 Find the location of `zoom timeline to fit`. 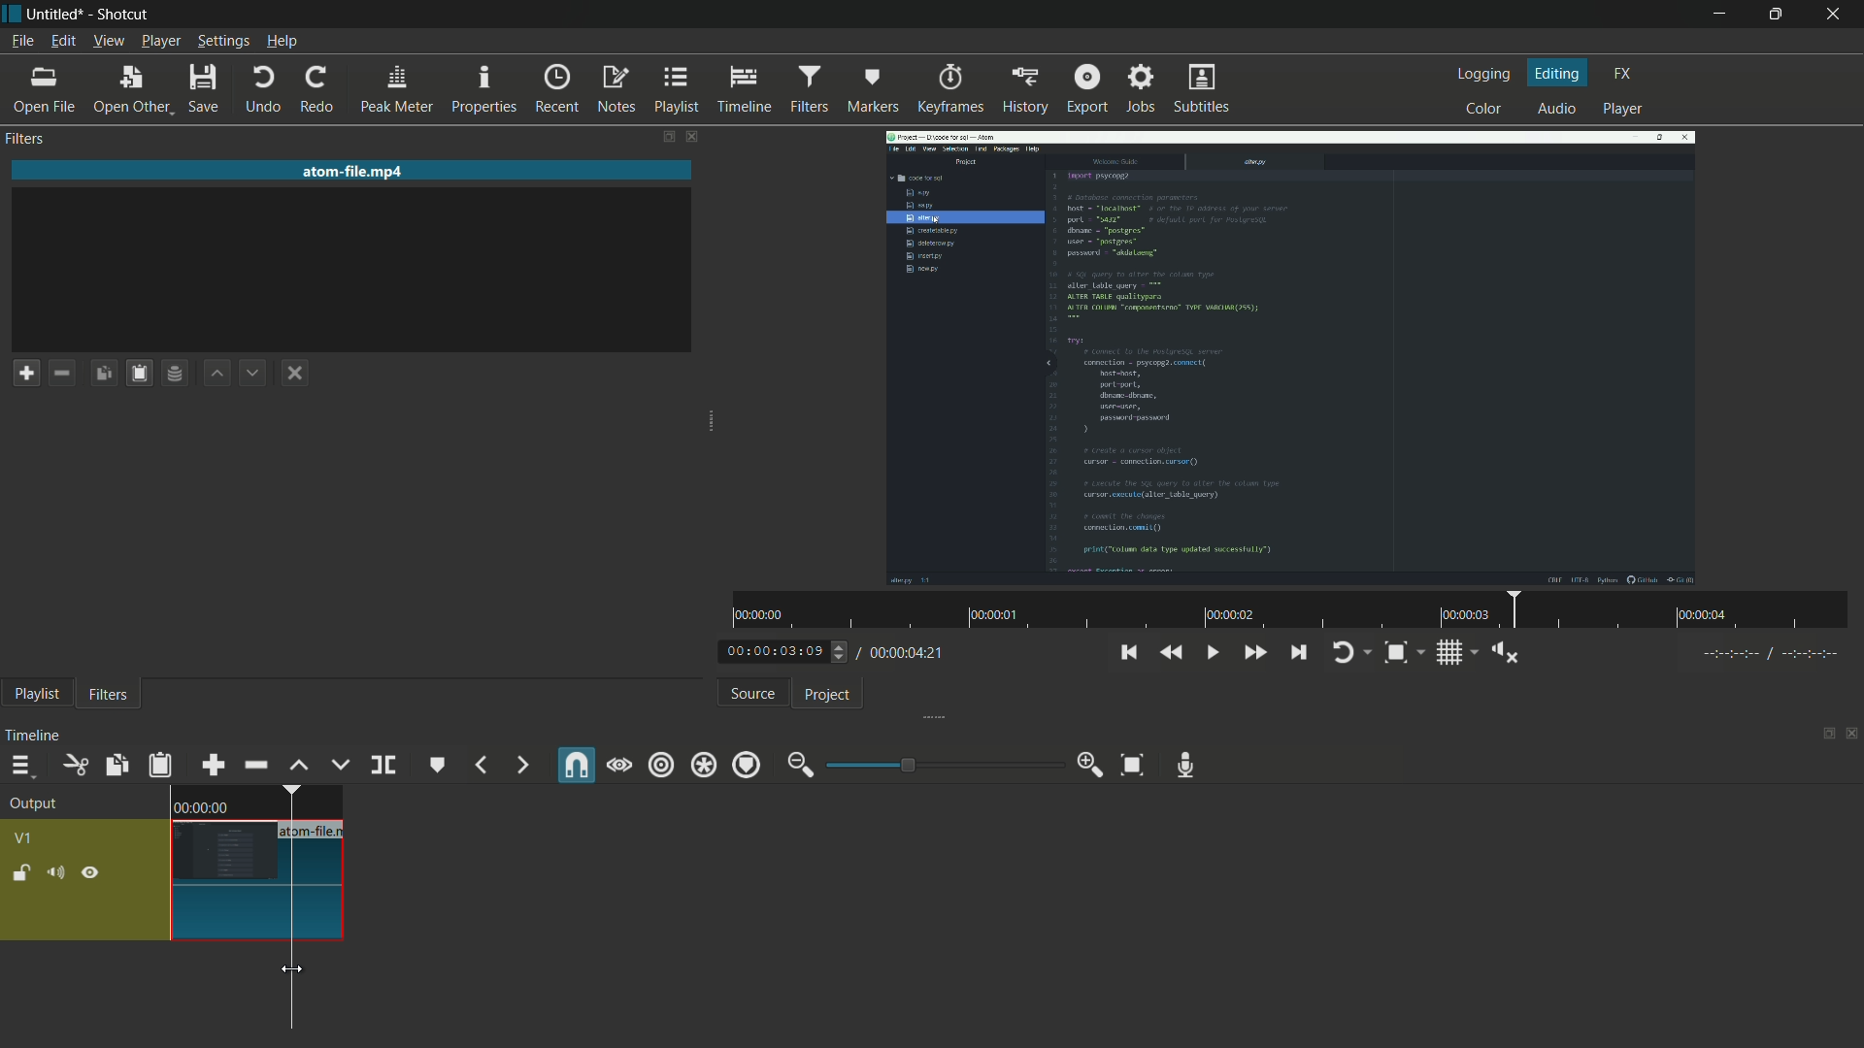

zoom timeline to fit is located at coordinates (1131, 766).